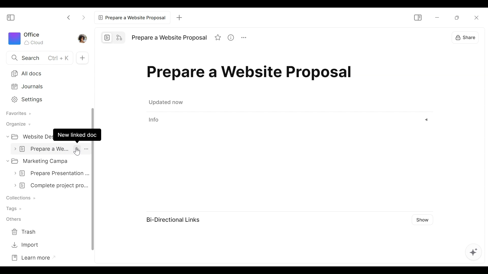 Image resolution: width=488 pixels, height=274 pixels. I want to click on Forward, so click(83, 17).